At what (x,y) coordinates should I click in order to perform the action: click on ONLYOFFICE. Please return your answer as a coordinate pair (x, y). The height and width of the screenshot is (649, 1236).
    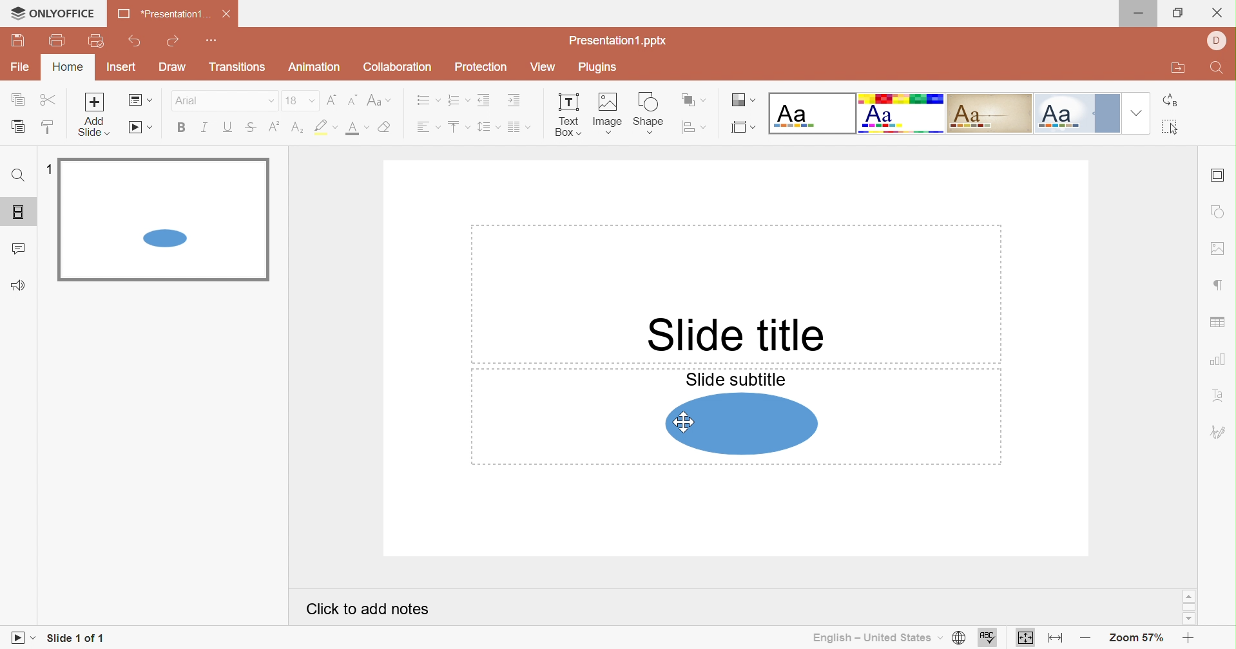
    Looking at the image, I should click on (50, 12).